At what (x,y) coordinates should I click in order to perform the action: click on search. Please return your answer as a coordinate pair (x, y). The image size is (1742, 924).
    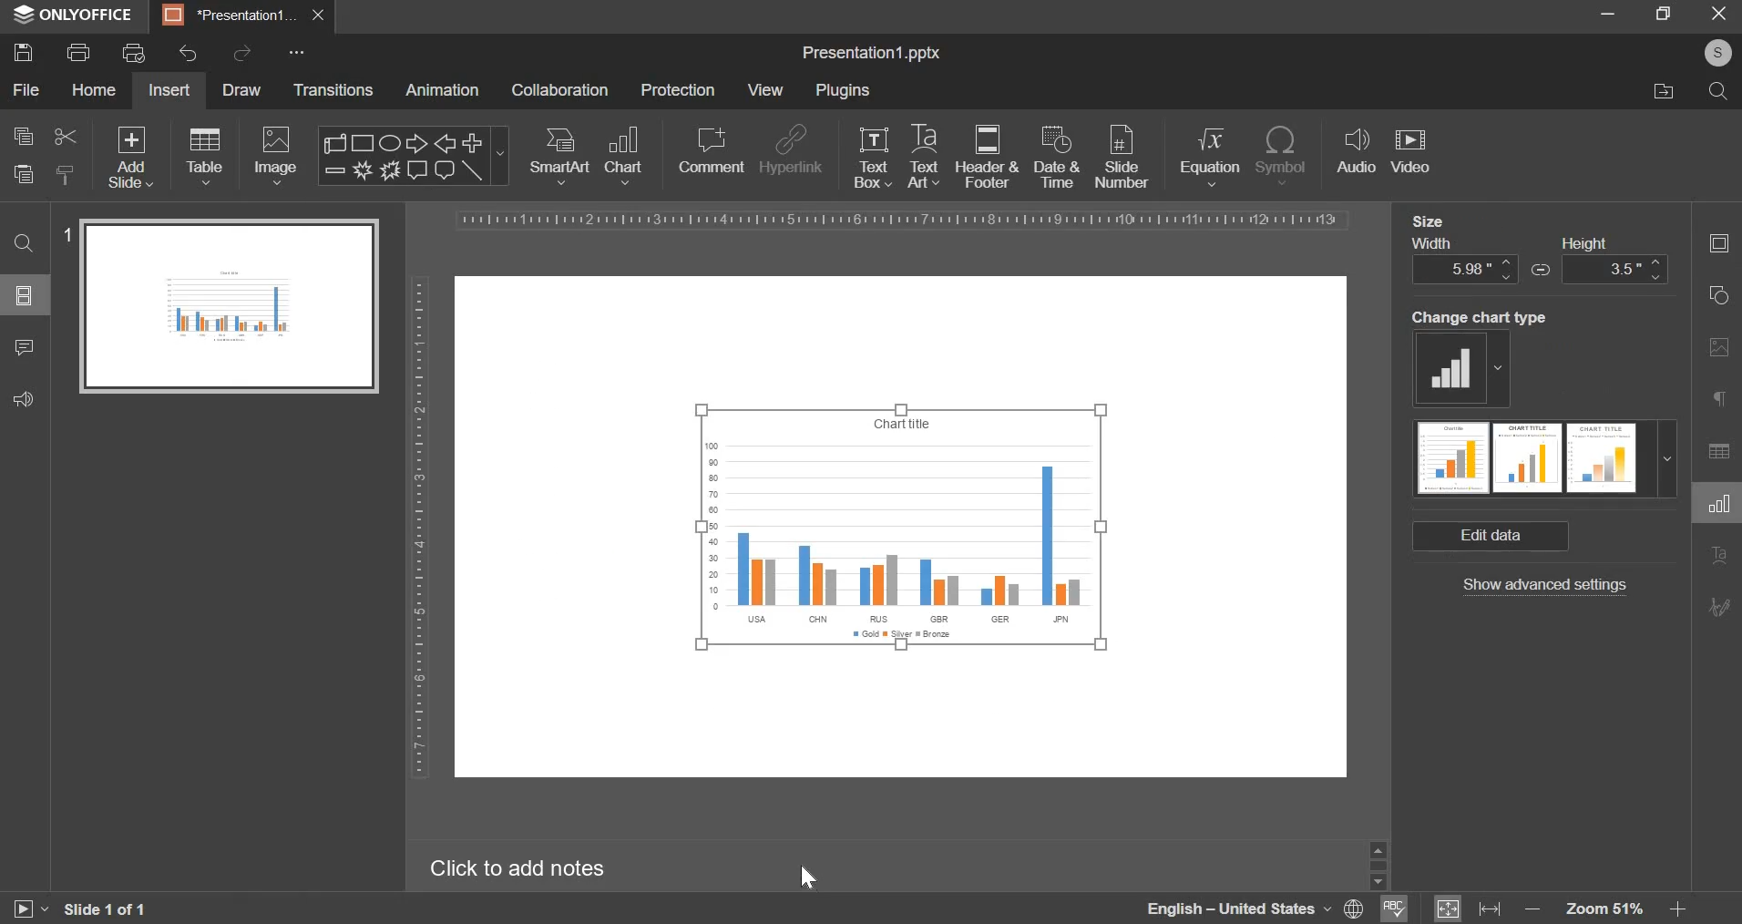
    Looking at the image, I should click on (1719, 91).